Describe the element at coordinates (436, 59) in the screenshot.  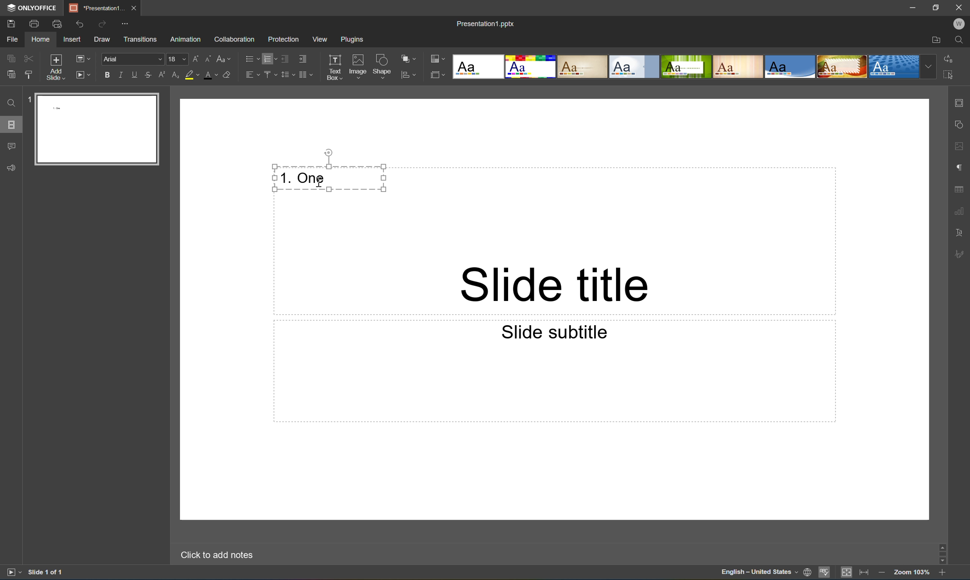
I see `Change color theme` at that location.